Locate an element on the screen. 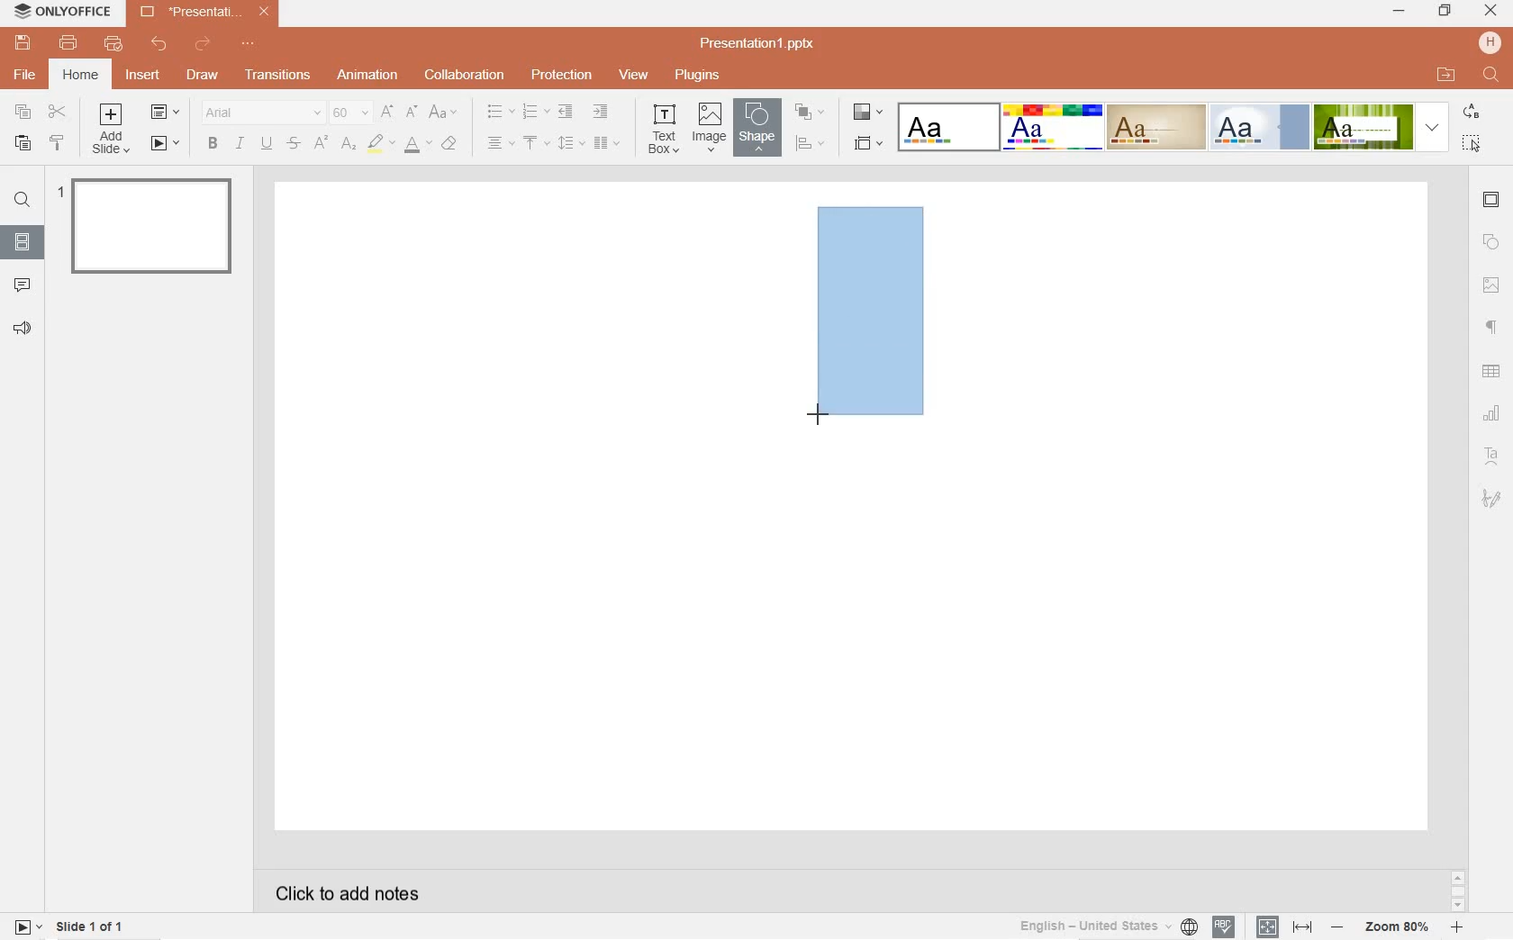 The height and width of the screenshot is (940, 1513). copy is located at coordinates (23, 112).